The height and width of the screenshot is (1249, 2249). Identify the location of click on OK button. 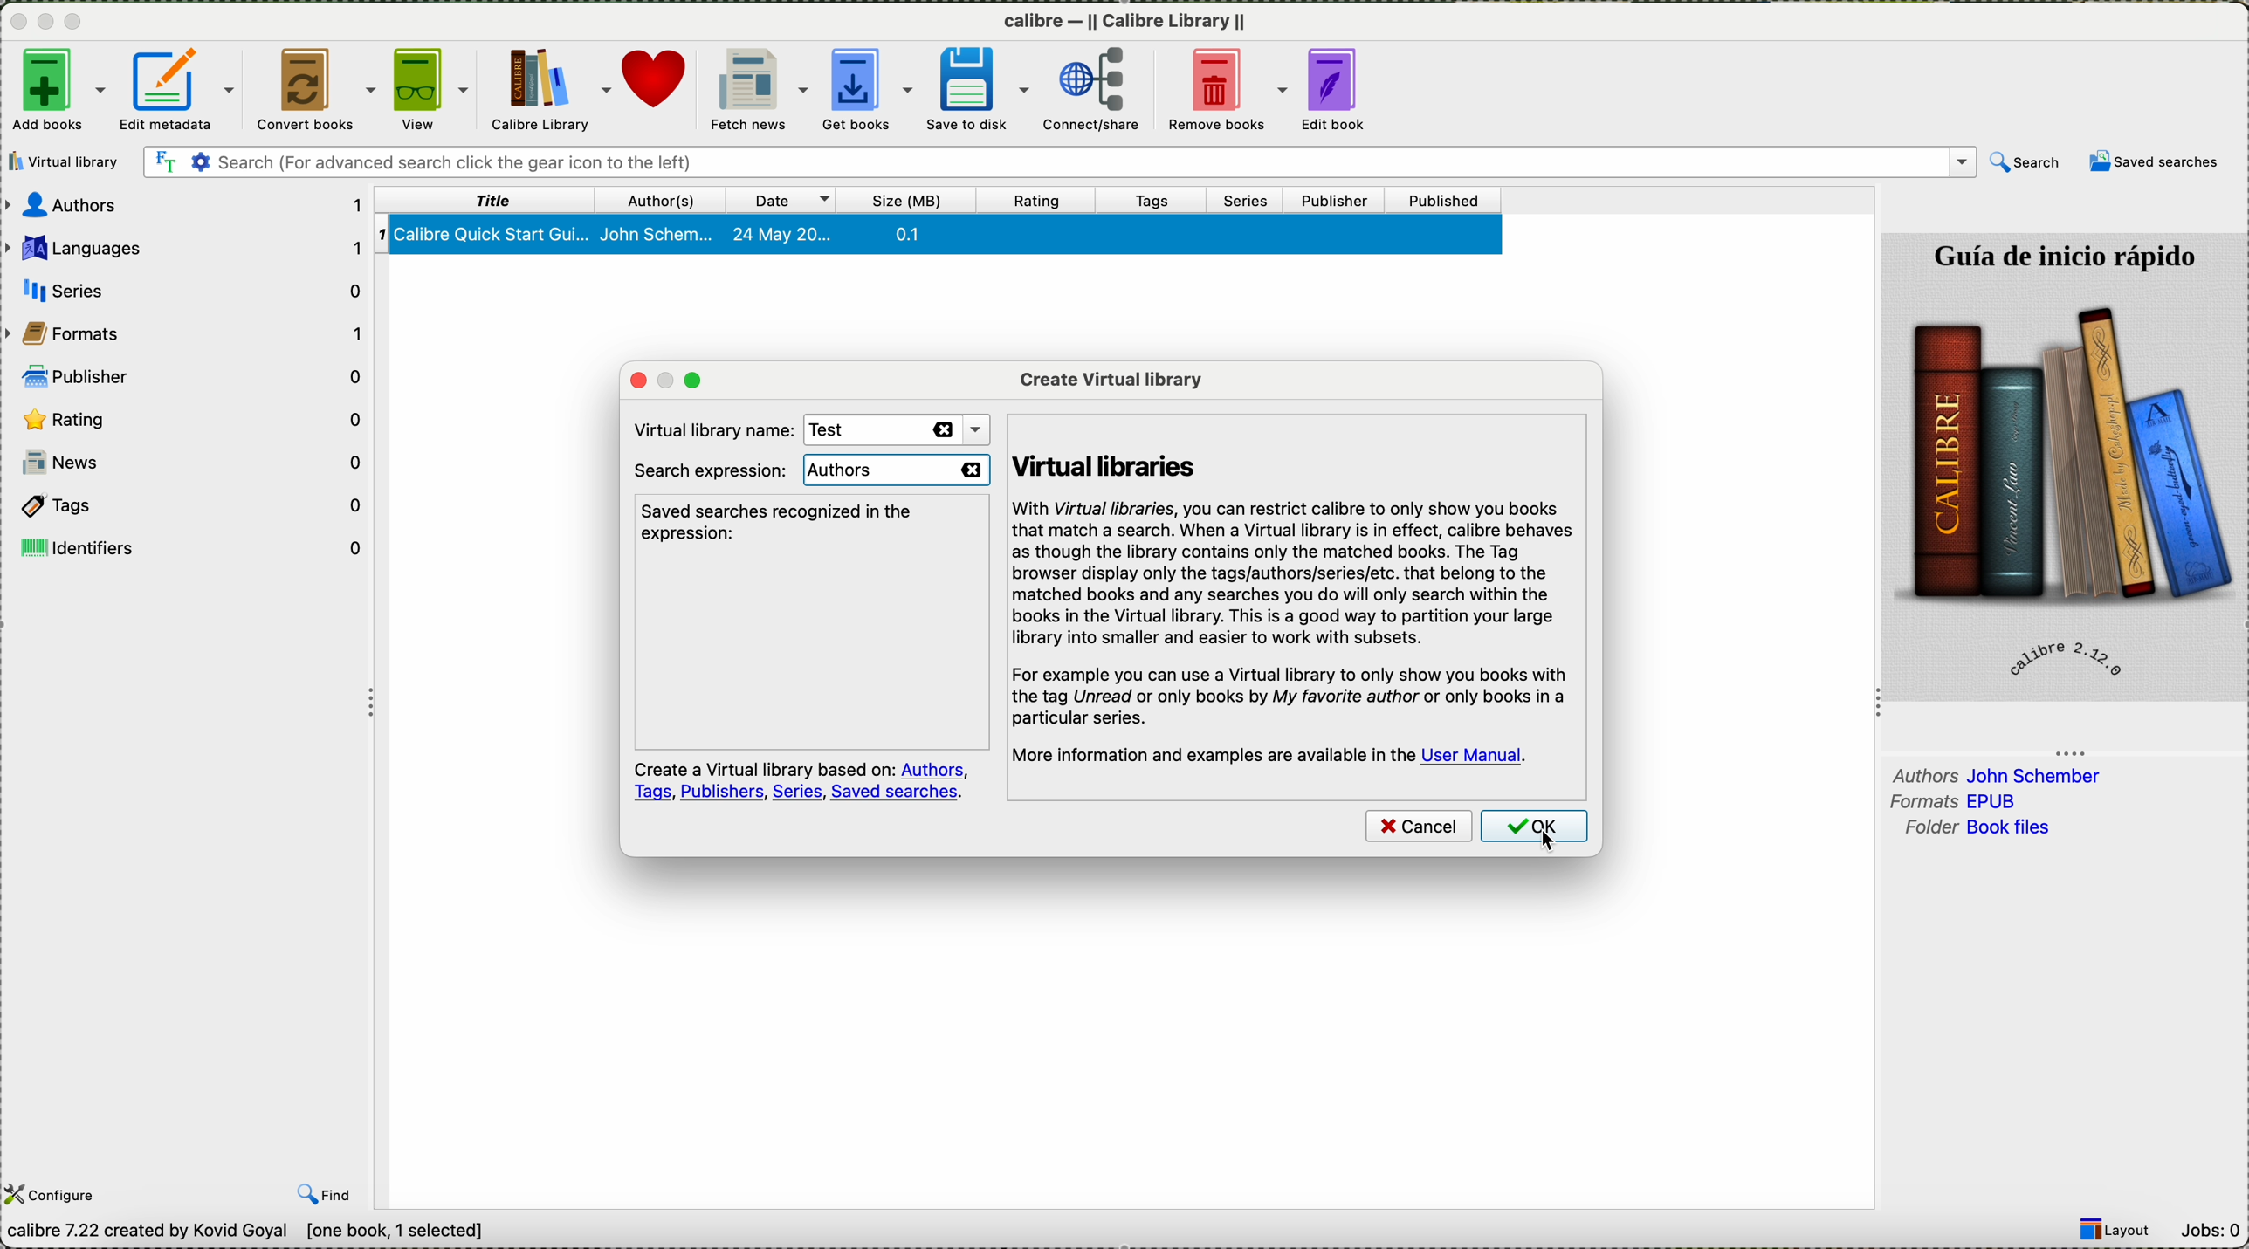
(1532, 828).